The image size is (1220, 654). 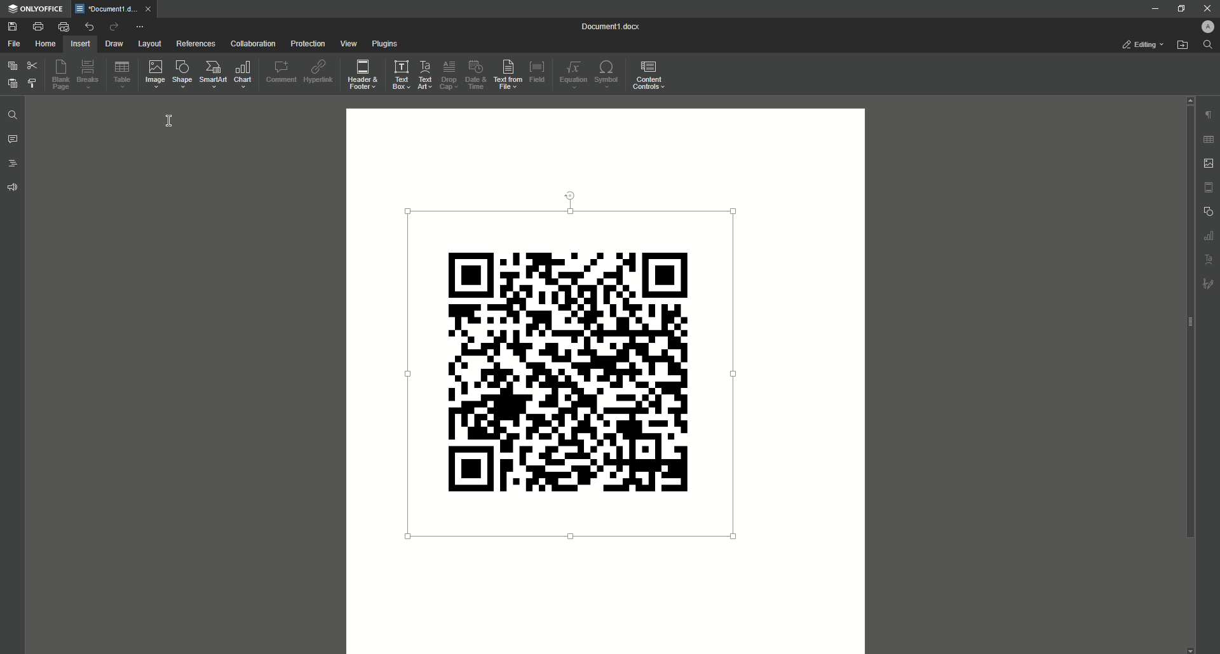 I want to click on Plugins, so click(x=386, y=43).